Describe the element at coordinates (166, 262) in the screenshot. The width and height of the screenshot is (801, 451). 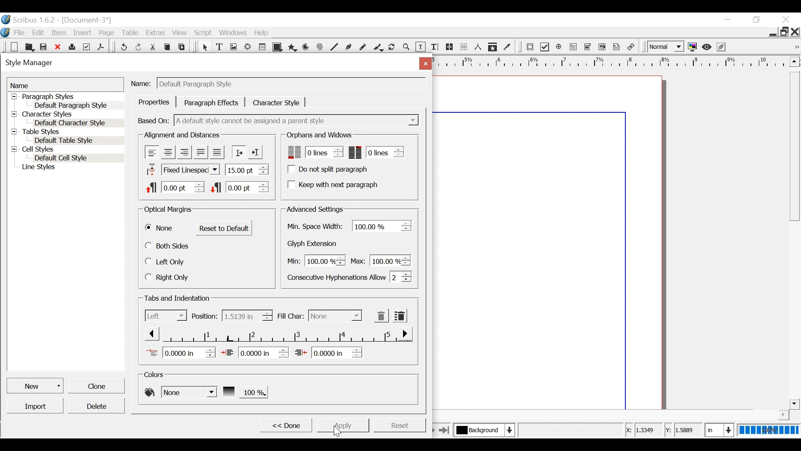
I see `(un)Select left only` at that location.